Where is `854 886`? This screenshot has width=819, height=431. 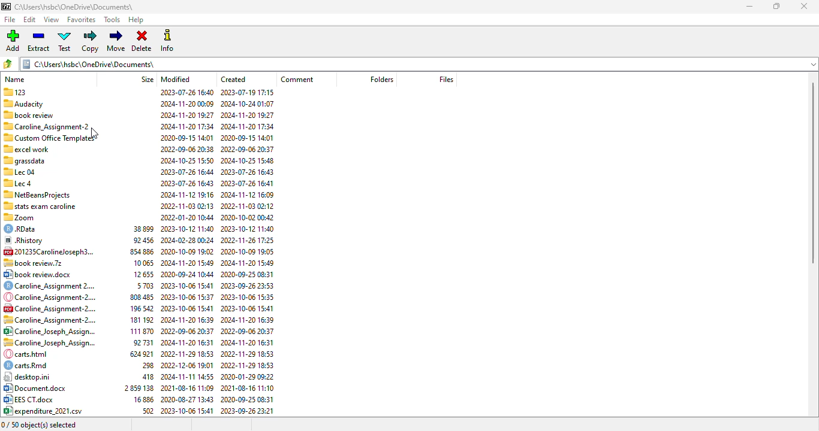
854 886 is located at coordinates (142, 252).